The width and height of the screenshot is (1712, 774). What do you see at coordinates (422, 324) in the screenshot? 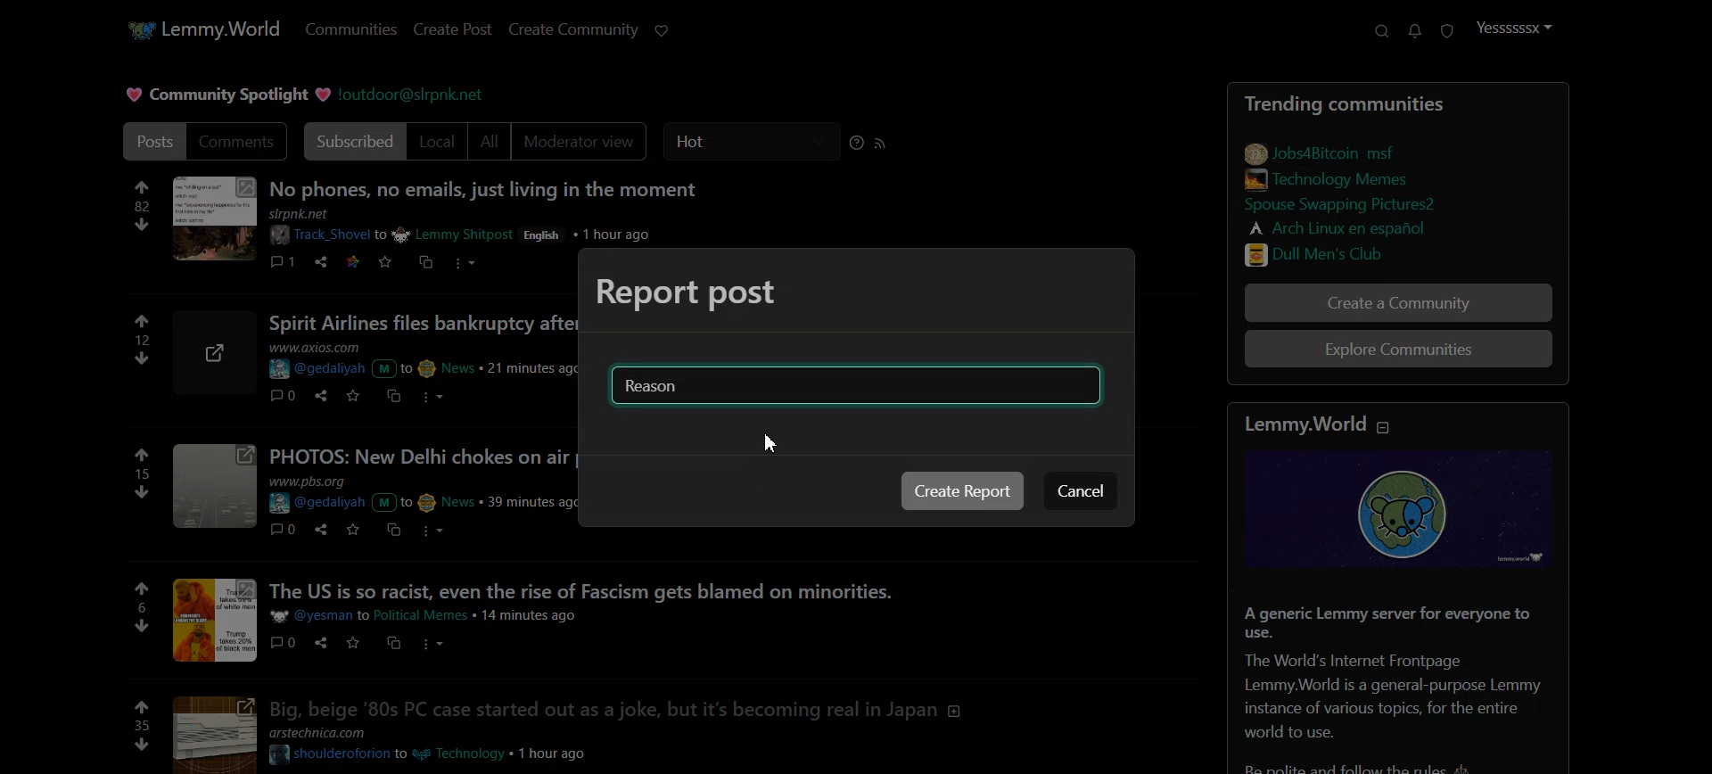
I see `post ` at bounding box center [422, 324].